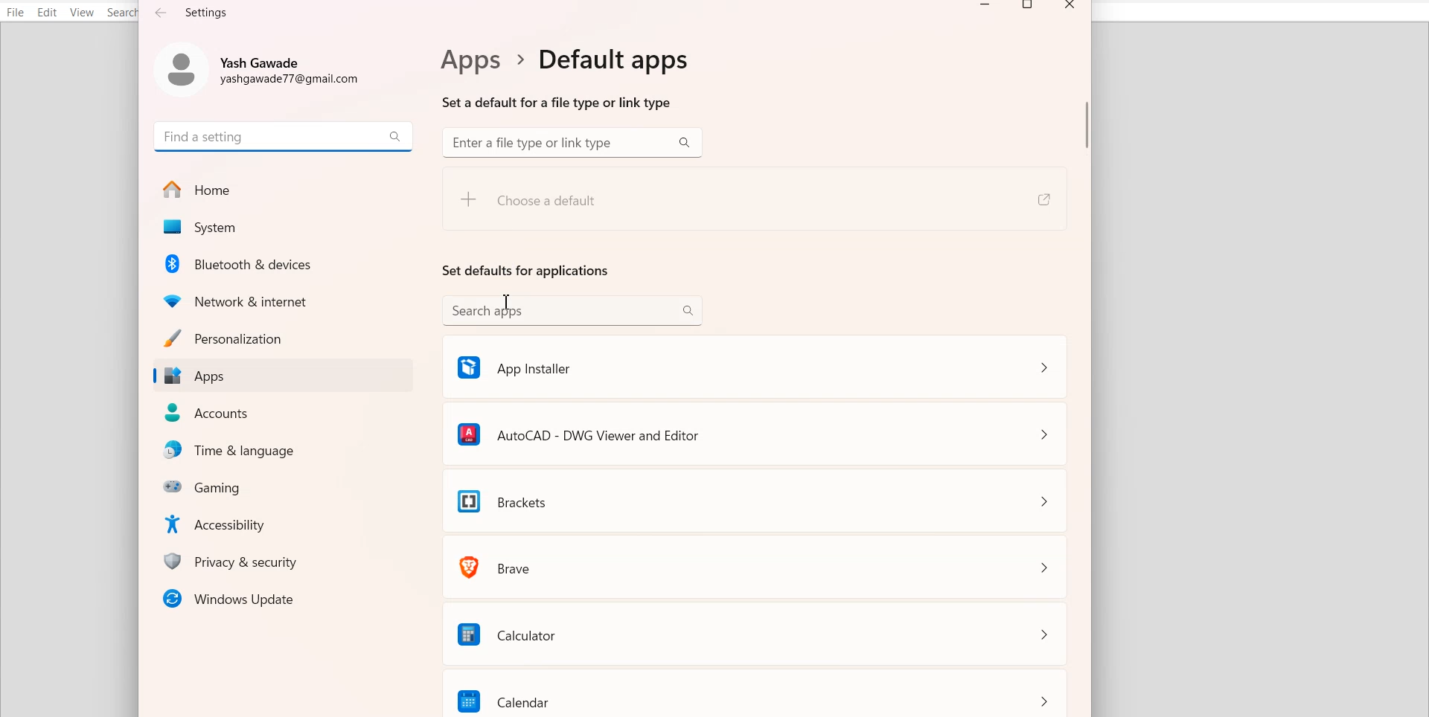 The width and height of the screenshot is (1429, 717). I want to click on Calendar, so click(758, 693).